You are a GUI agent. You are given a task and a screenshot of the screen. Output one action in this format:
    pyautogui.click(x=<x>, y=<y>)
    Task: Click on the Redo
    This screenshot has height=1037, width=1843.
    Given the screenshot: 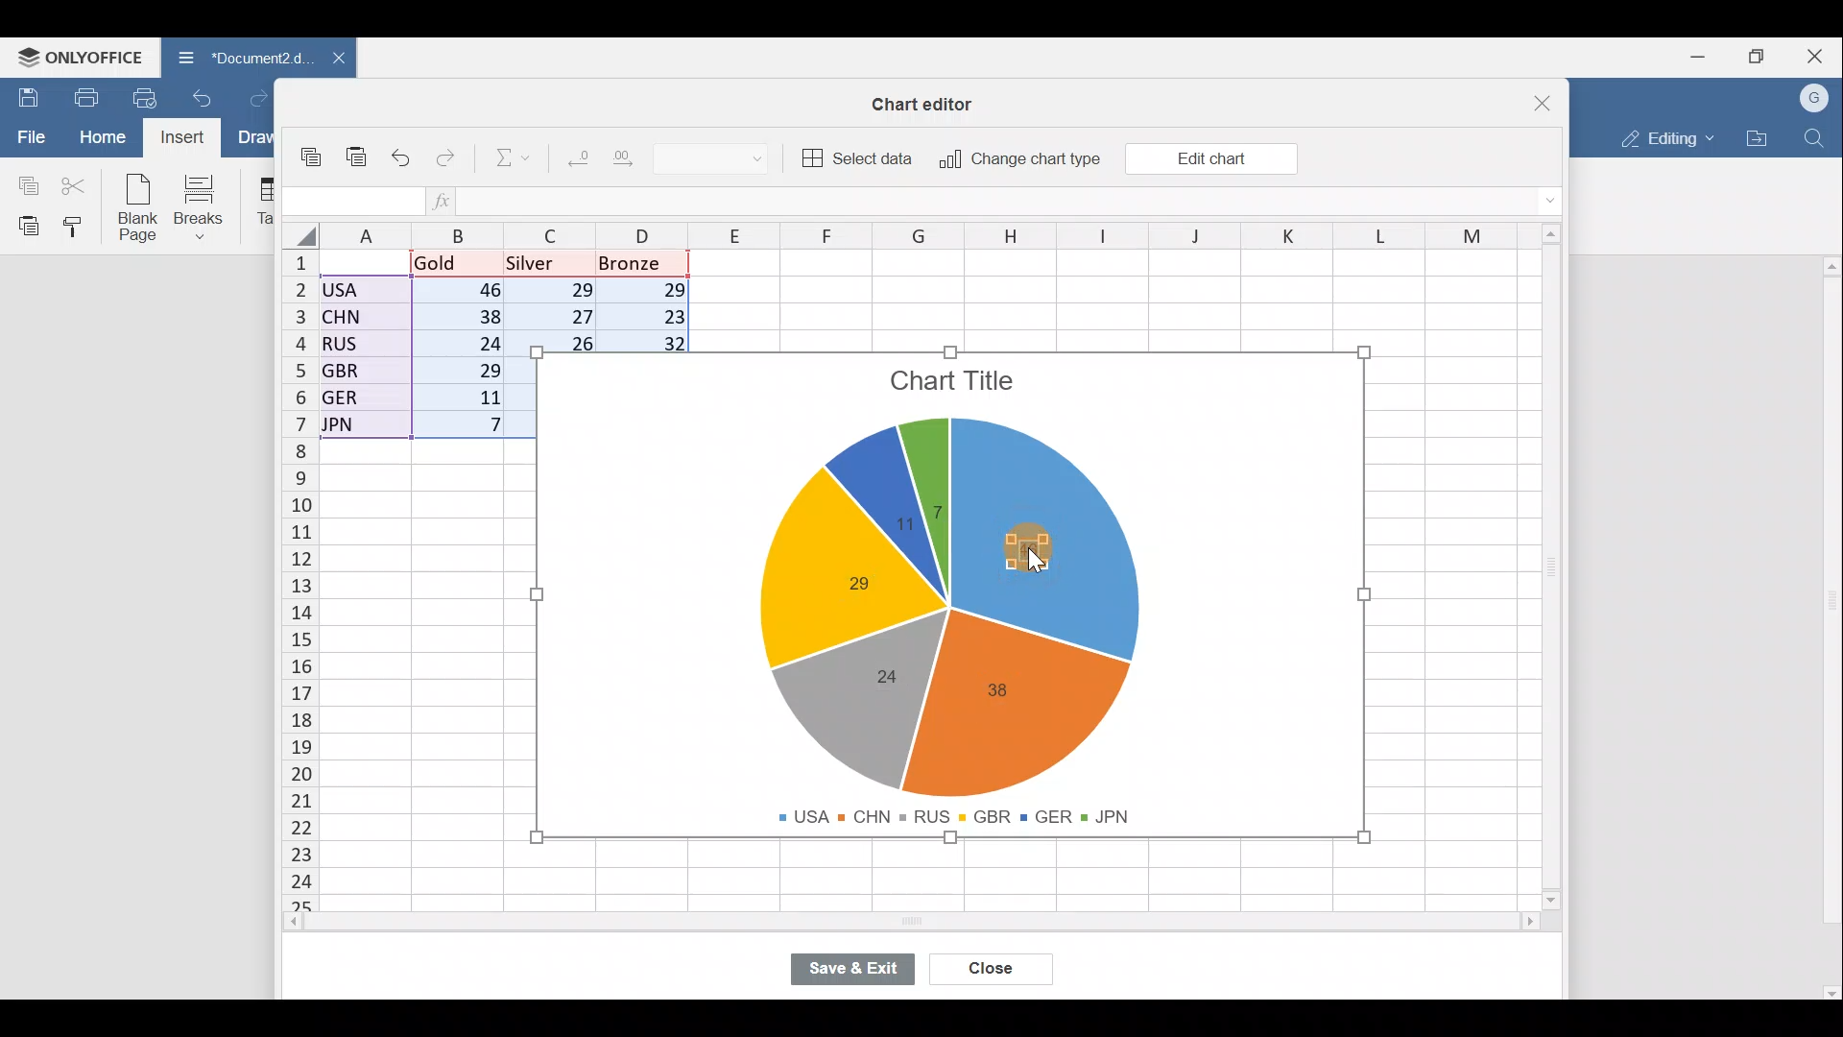 What is the action you would take?
    pyautogui.click(x=447, y=162)
    